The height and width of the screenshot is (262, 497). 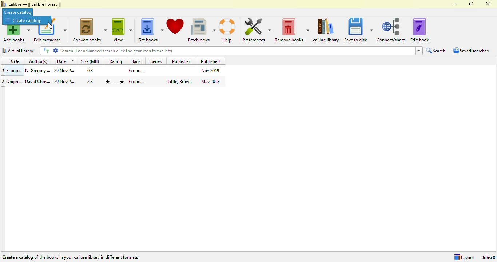 What do you see at coordinates (89, 30) in the screenshot?
I see `convert books` at bounding box center [89, 30].